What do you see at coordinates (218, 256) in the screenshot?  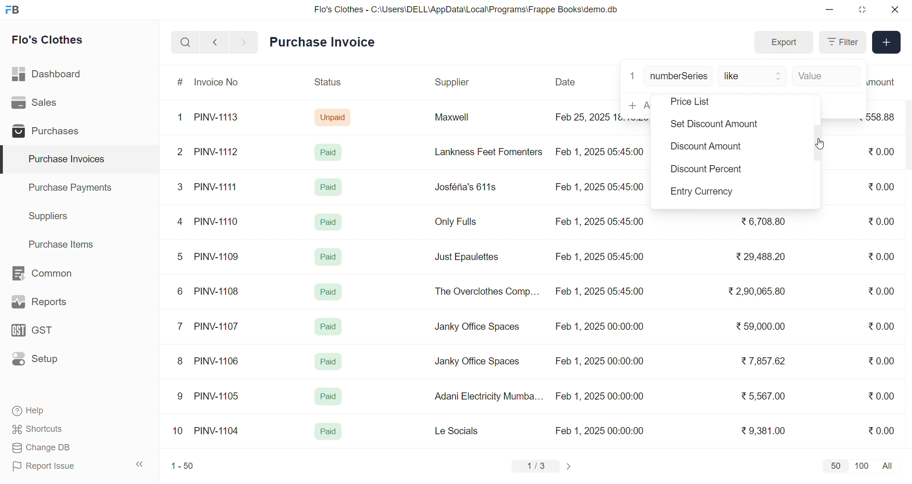 I see `PINV-1109` at bounding box center [218, 256].